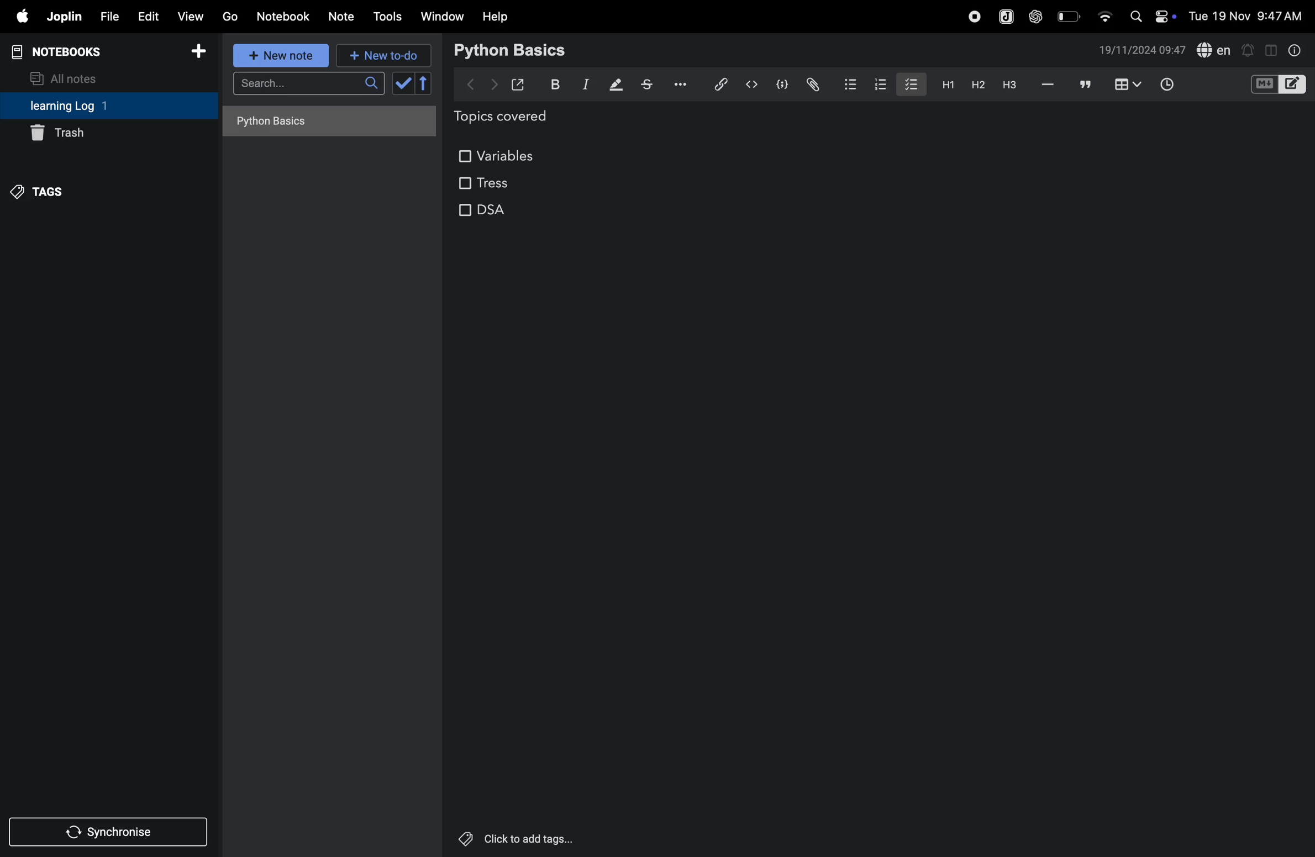 Image resolution: width=1315 pixels, height=857 pixels. What do you see at coordinates (1293, 50) in the screenshot?
I see `info` at bounding box center [1293, 50].